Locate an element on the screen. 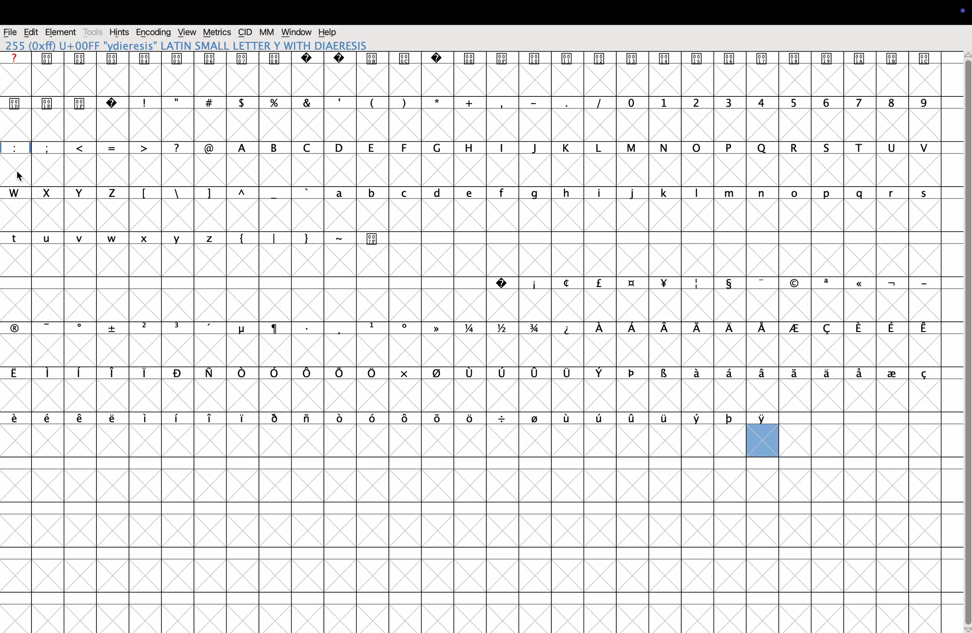 The height and width of the screenshot is (633, 972). T is located at coordinates (861, 162).